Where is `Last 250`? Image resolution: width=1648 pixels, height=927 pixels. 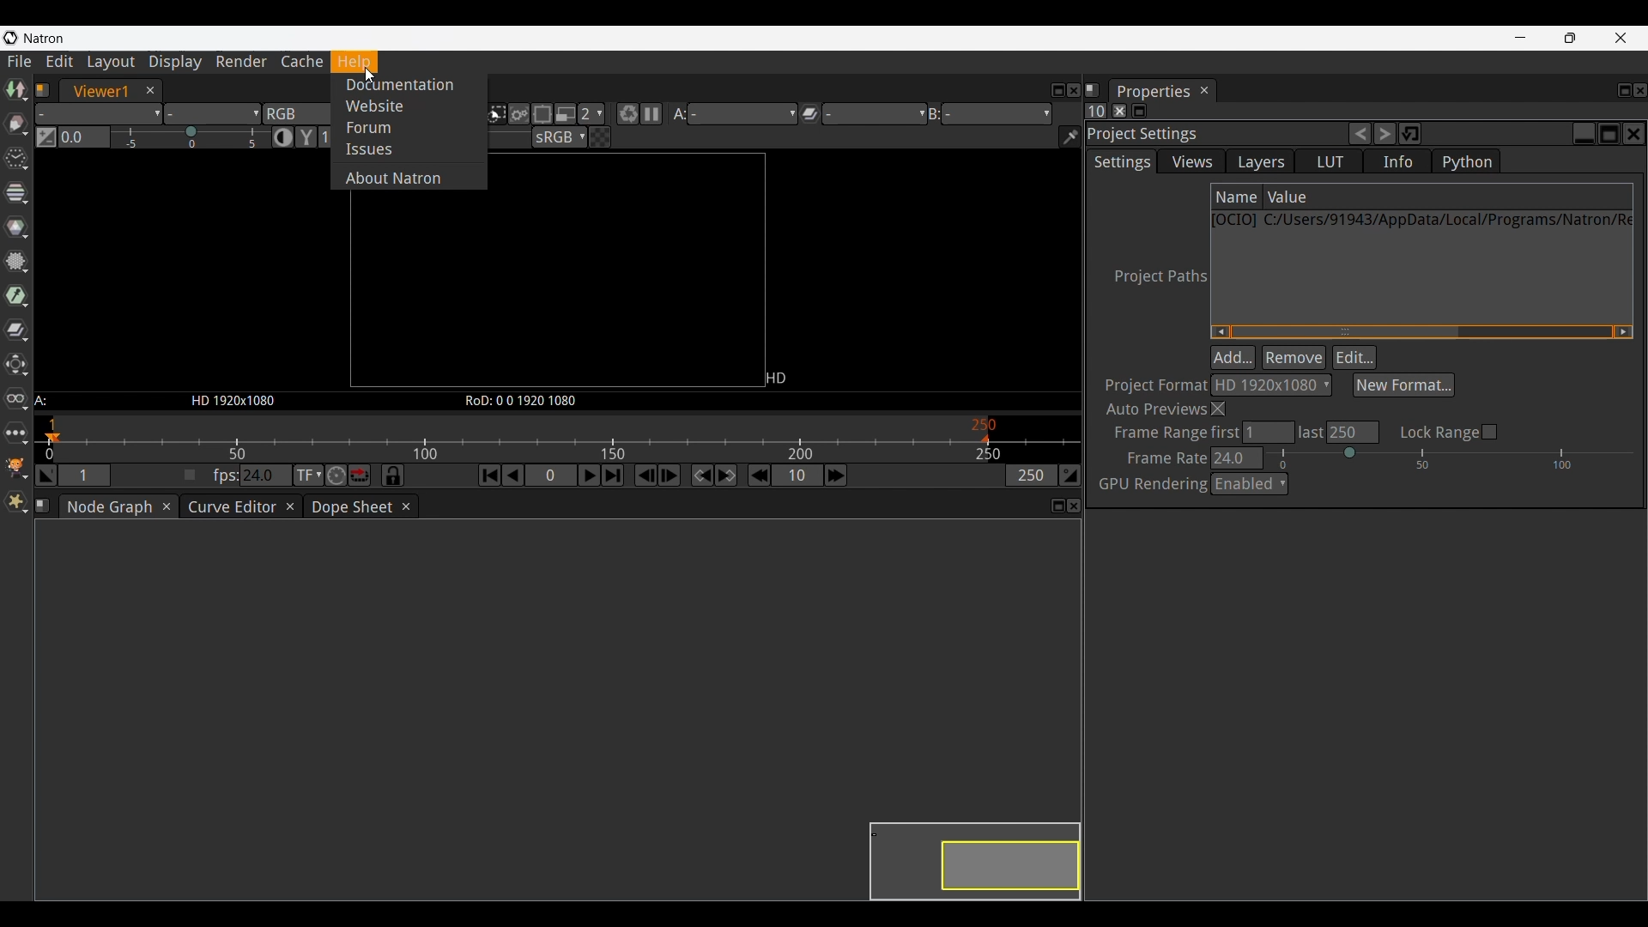 Last 250 is located at coordinates (1339, 433).